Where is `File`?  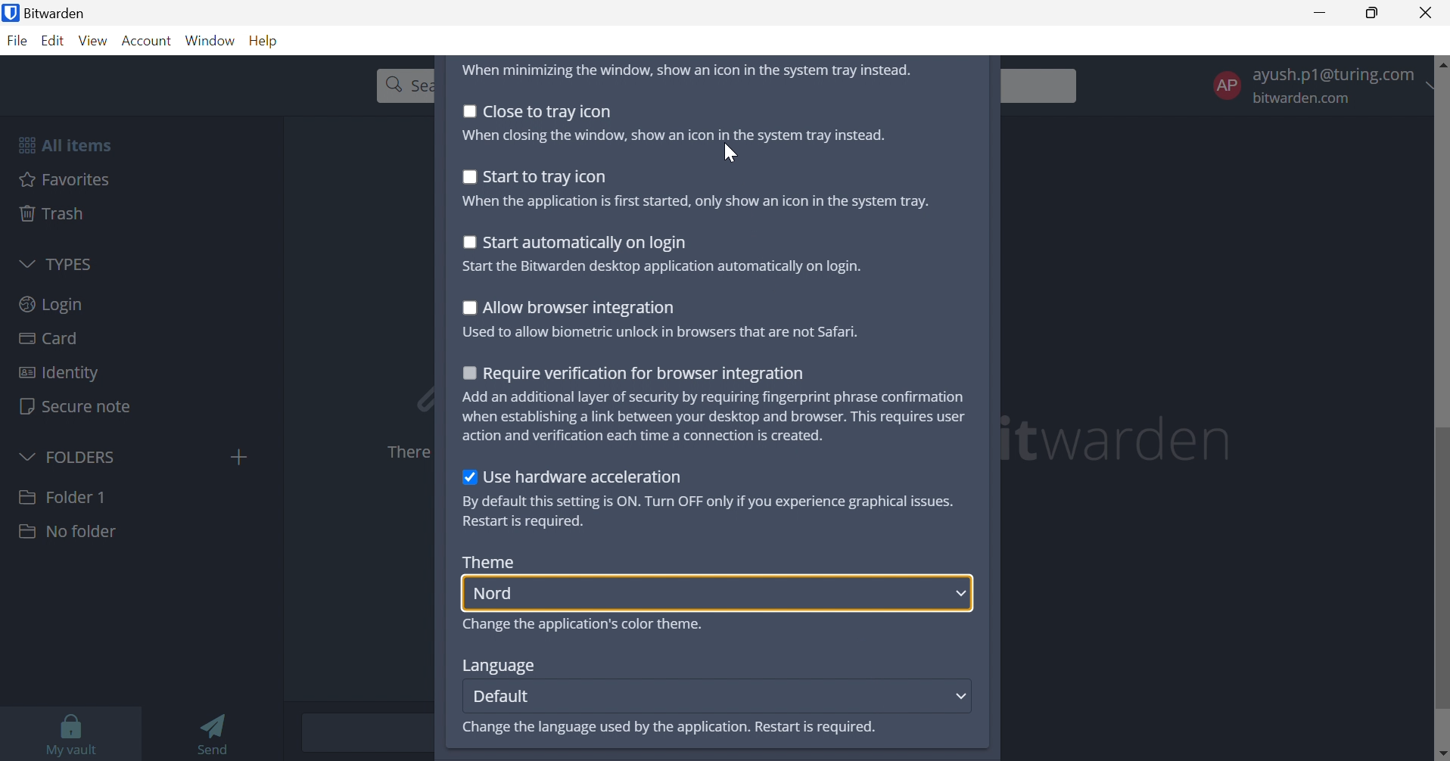
File is located at coordinates (20, 42).